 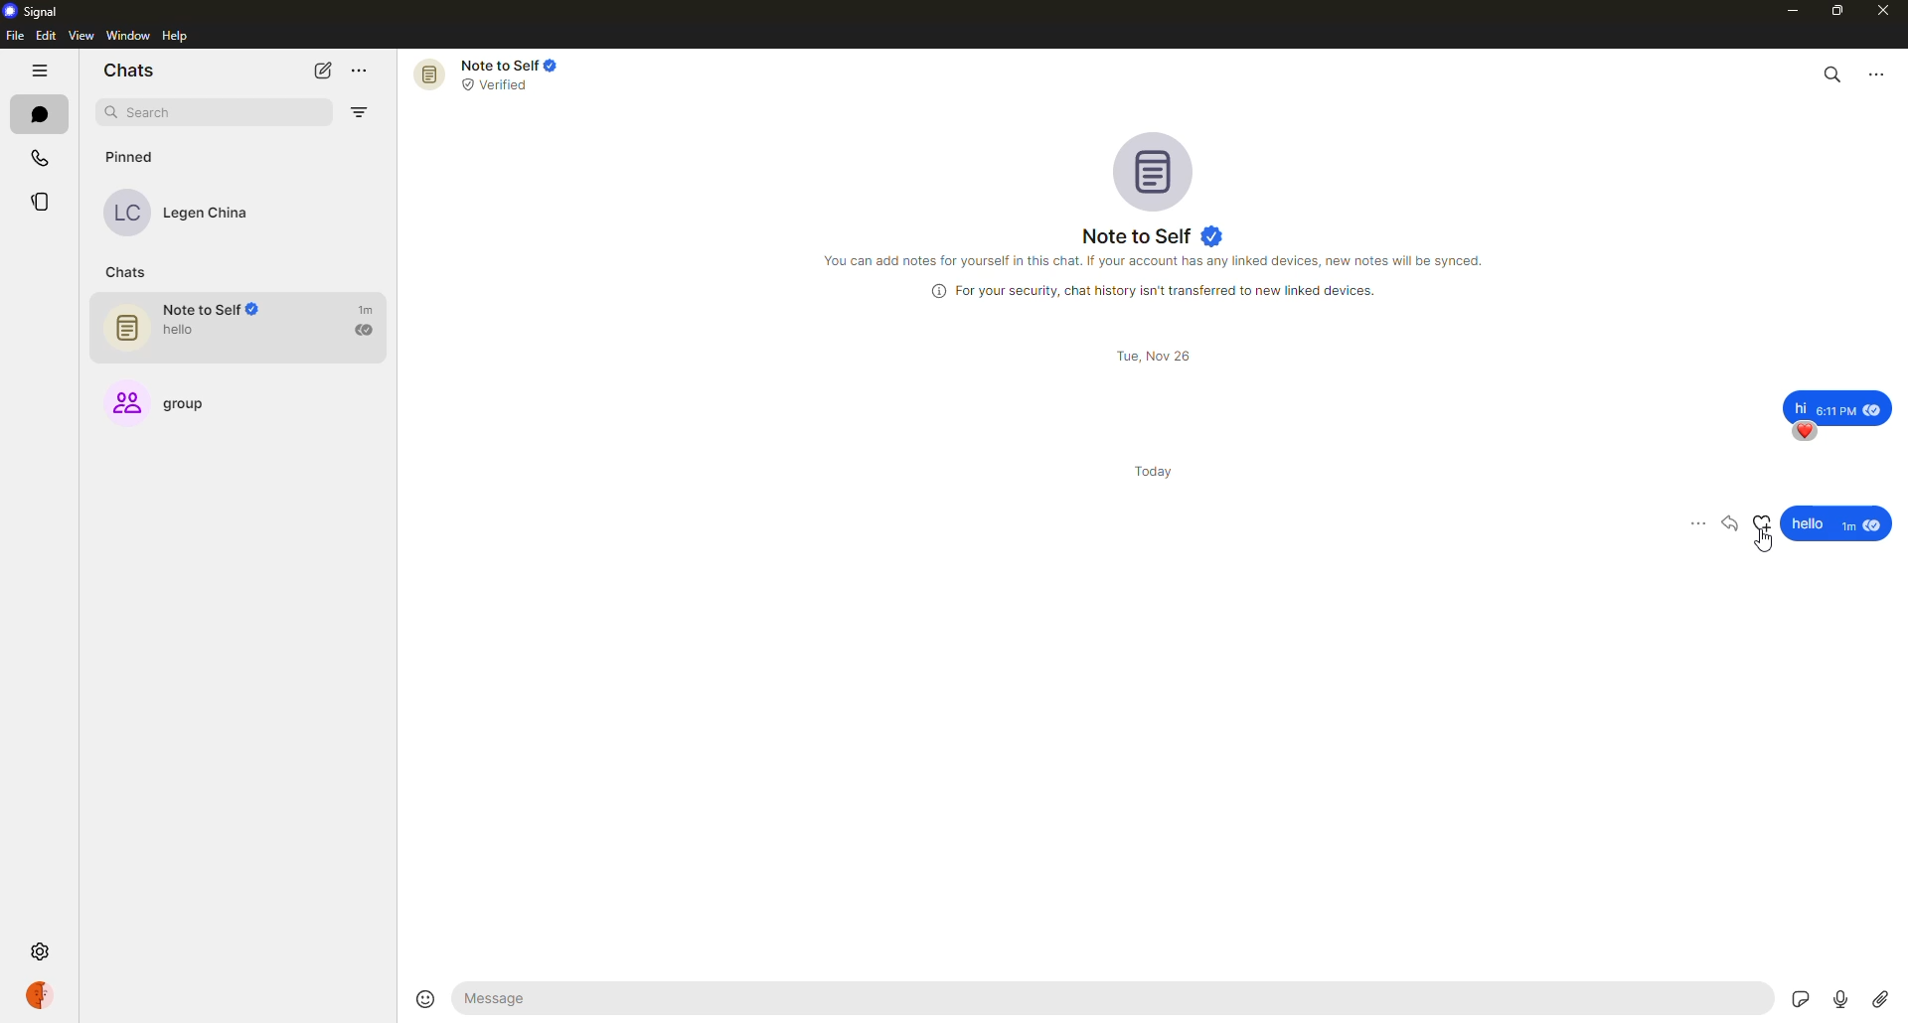 What do you see at coordinates (14, 37) in the screenshot?
I see `file` at bounding box center [14, 37].